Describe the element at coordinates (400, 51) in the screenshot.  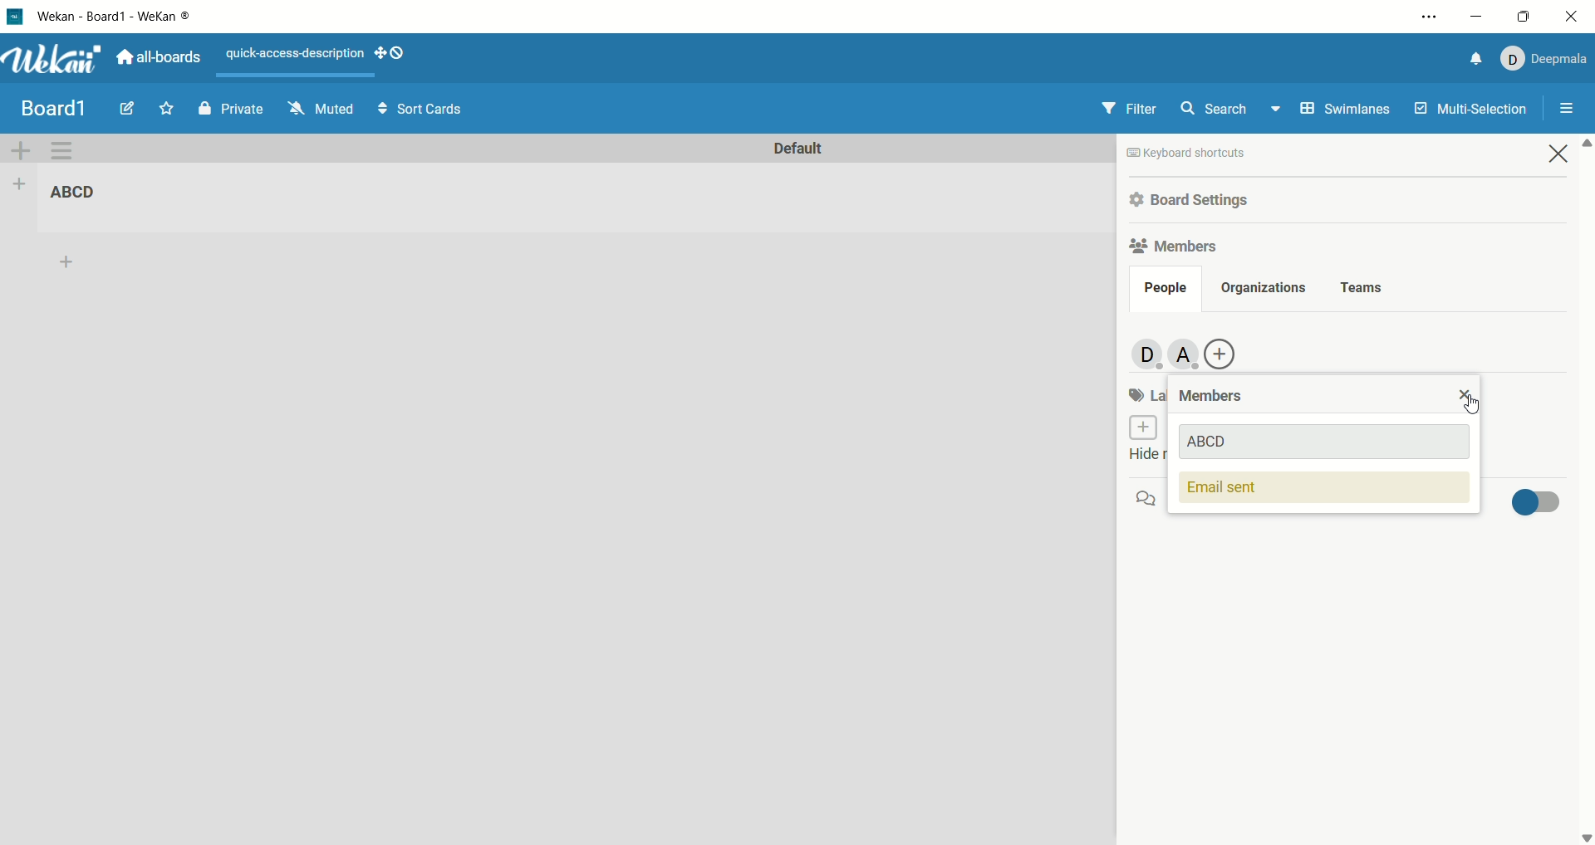
I see `show-desktop-drag-handles` at that location.